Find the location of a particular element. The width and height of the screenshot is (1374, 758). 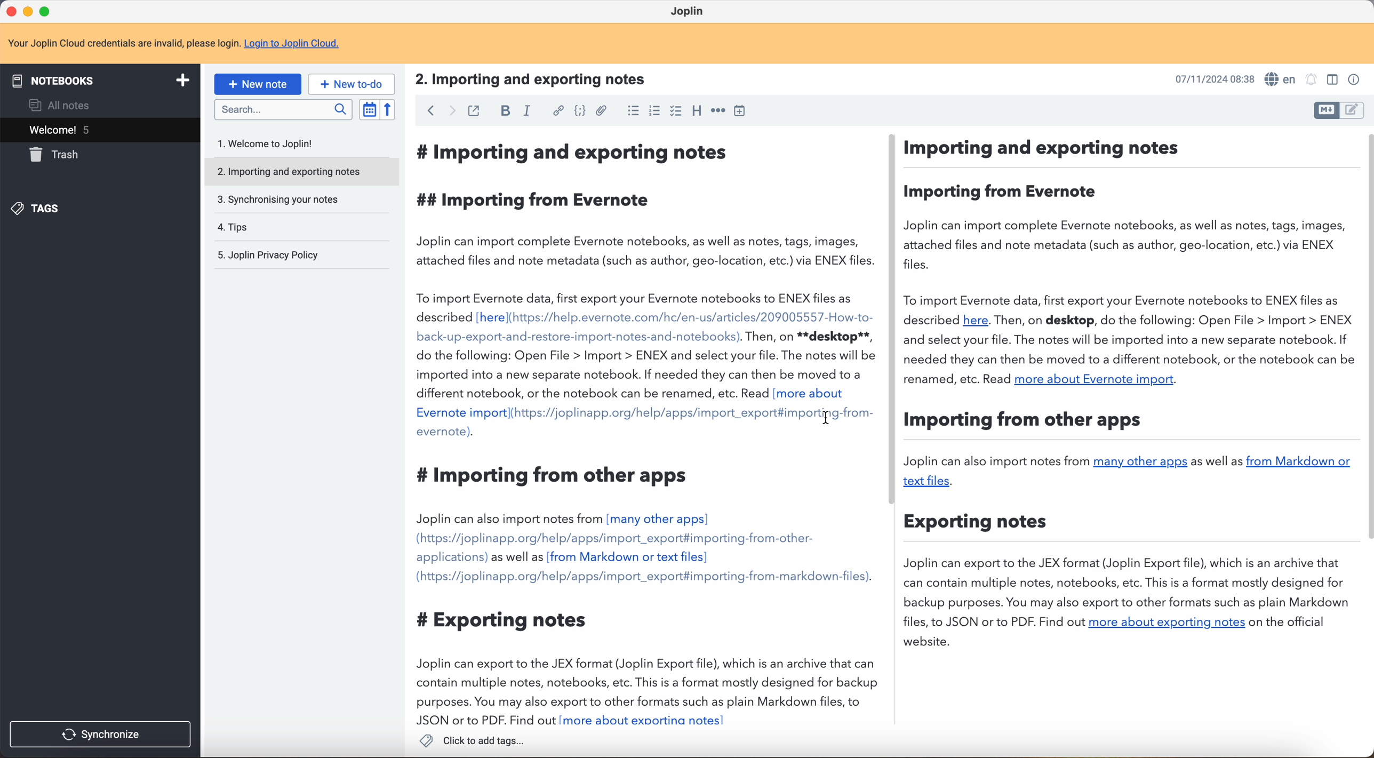

checkbox is located at coordinates (676, 110).